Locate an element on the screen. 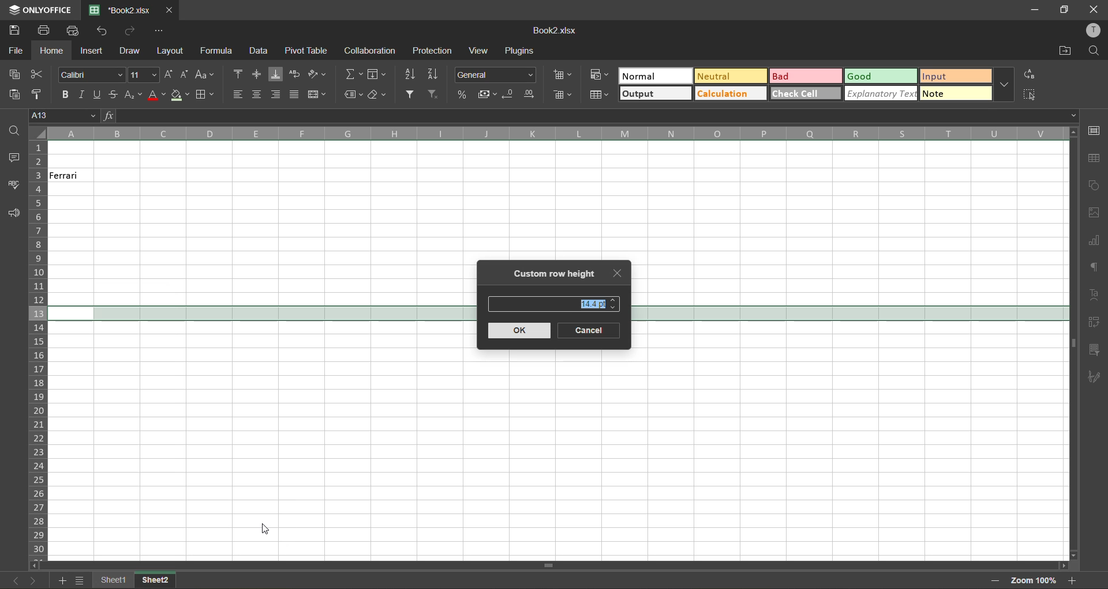  close is located at coordinates (616, 274).